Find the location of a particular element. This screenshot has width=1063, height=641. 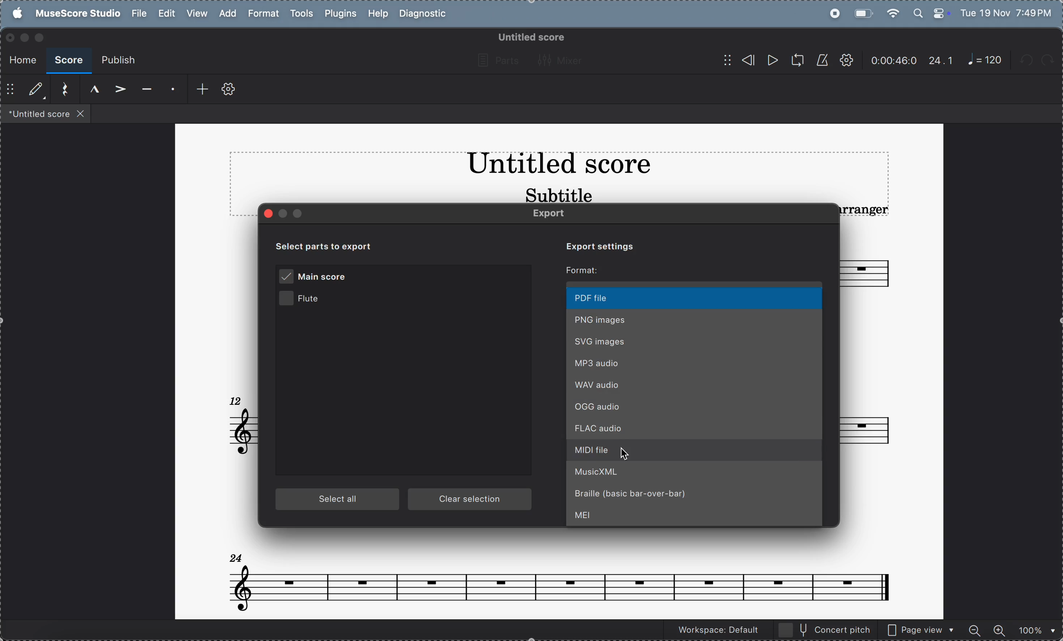

home is located at coordinates (20, 58).